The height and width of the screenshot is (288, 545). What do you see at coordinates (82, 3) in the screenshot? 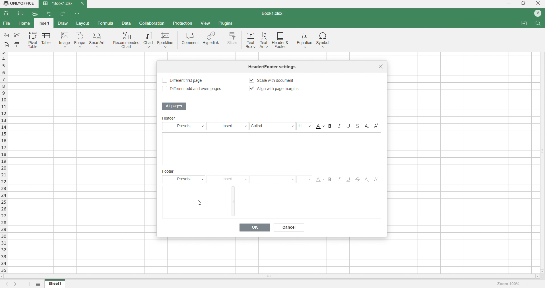
I see `close current tab` at bounding box center [82, 3].